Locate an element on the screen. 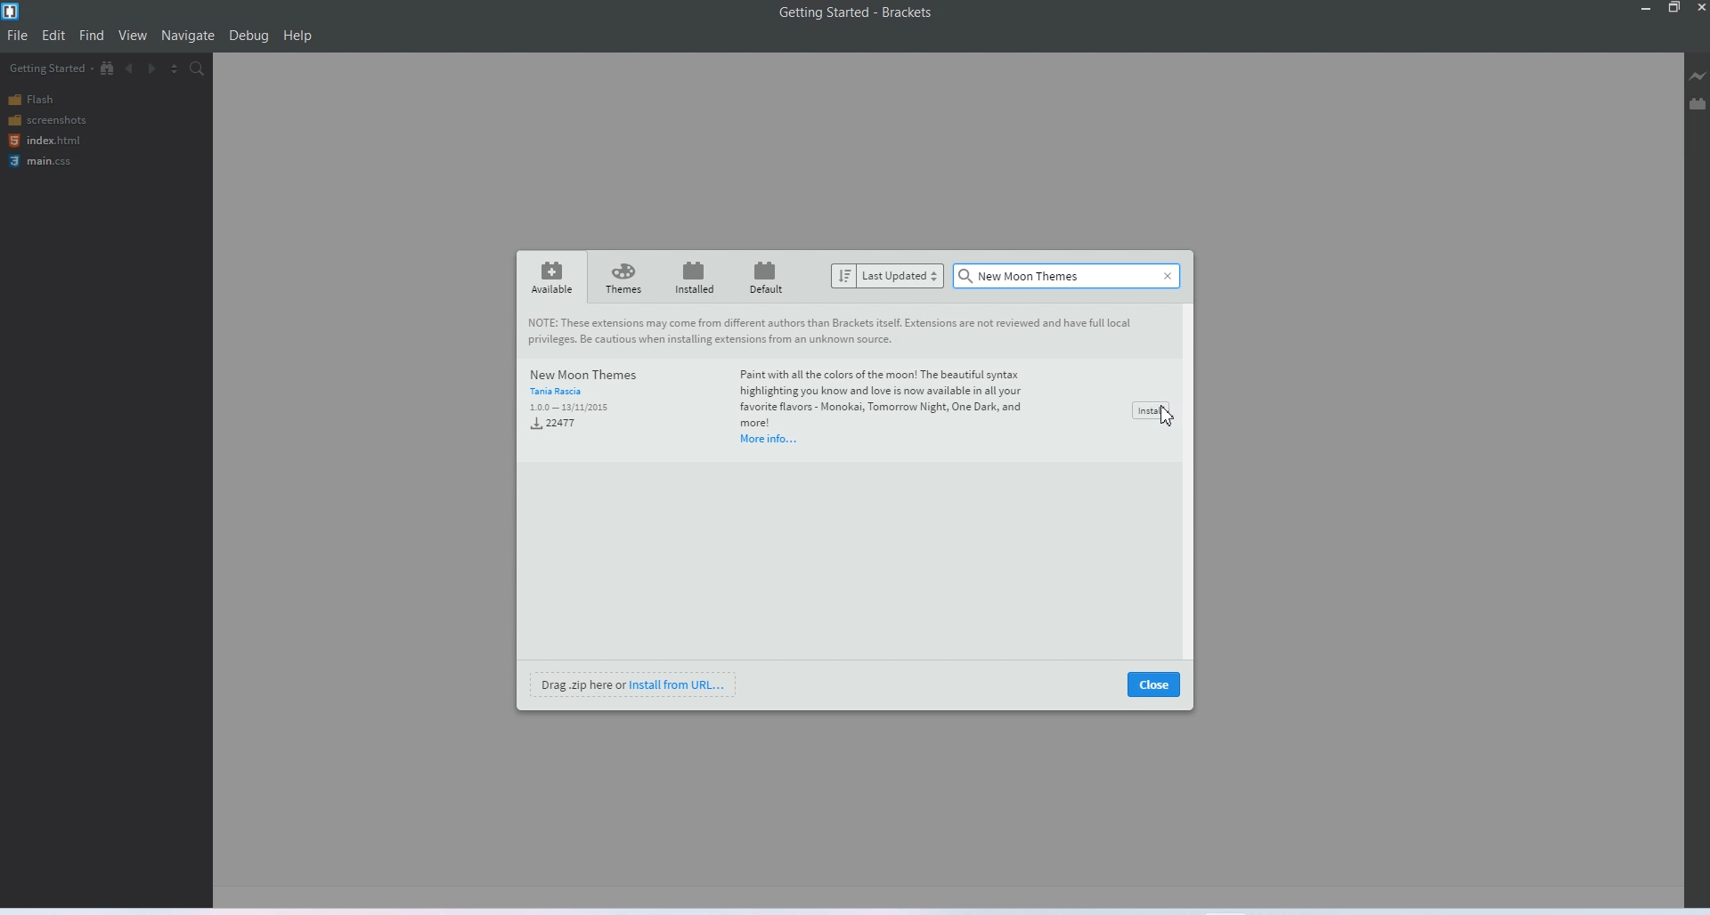 The height and width of the screenshot is (915, 1710). main.css is located at coordinates (43, 161).